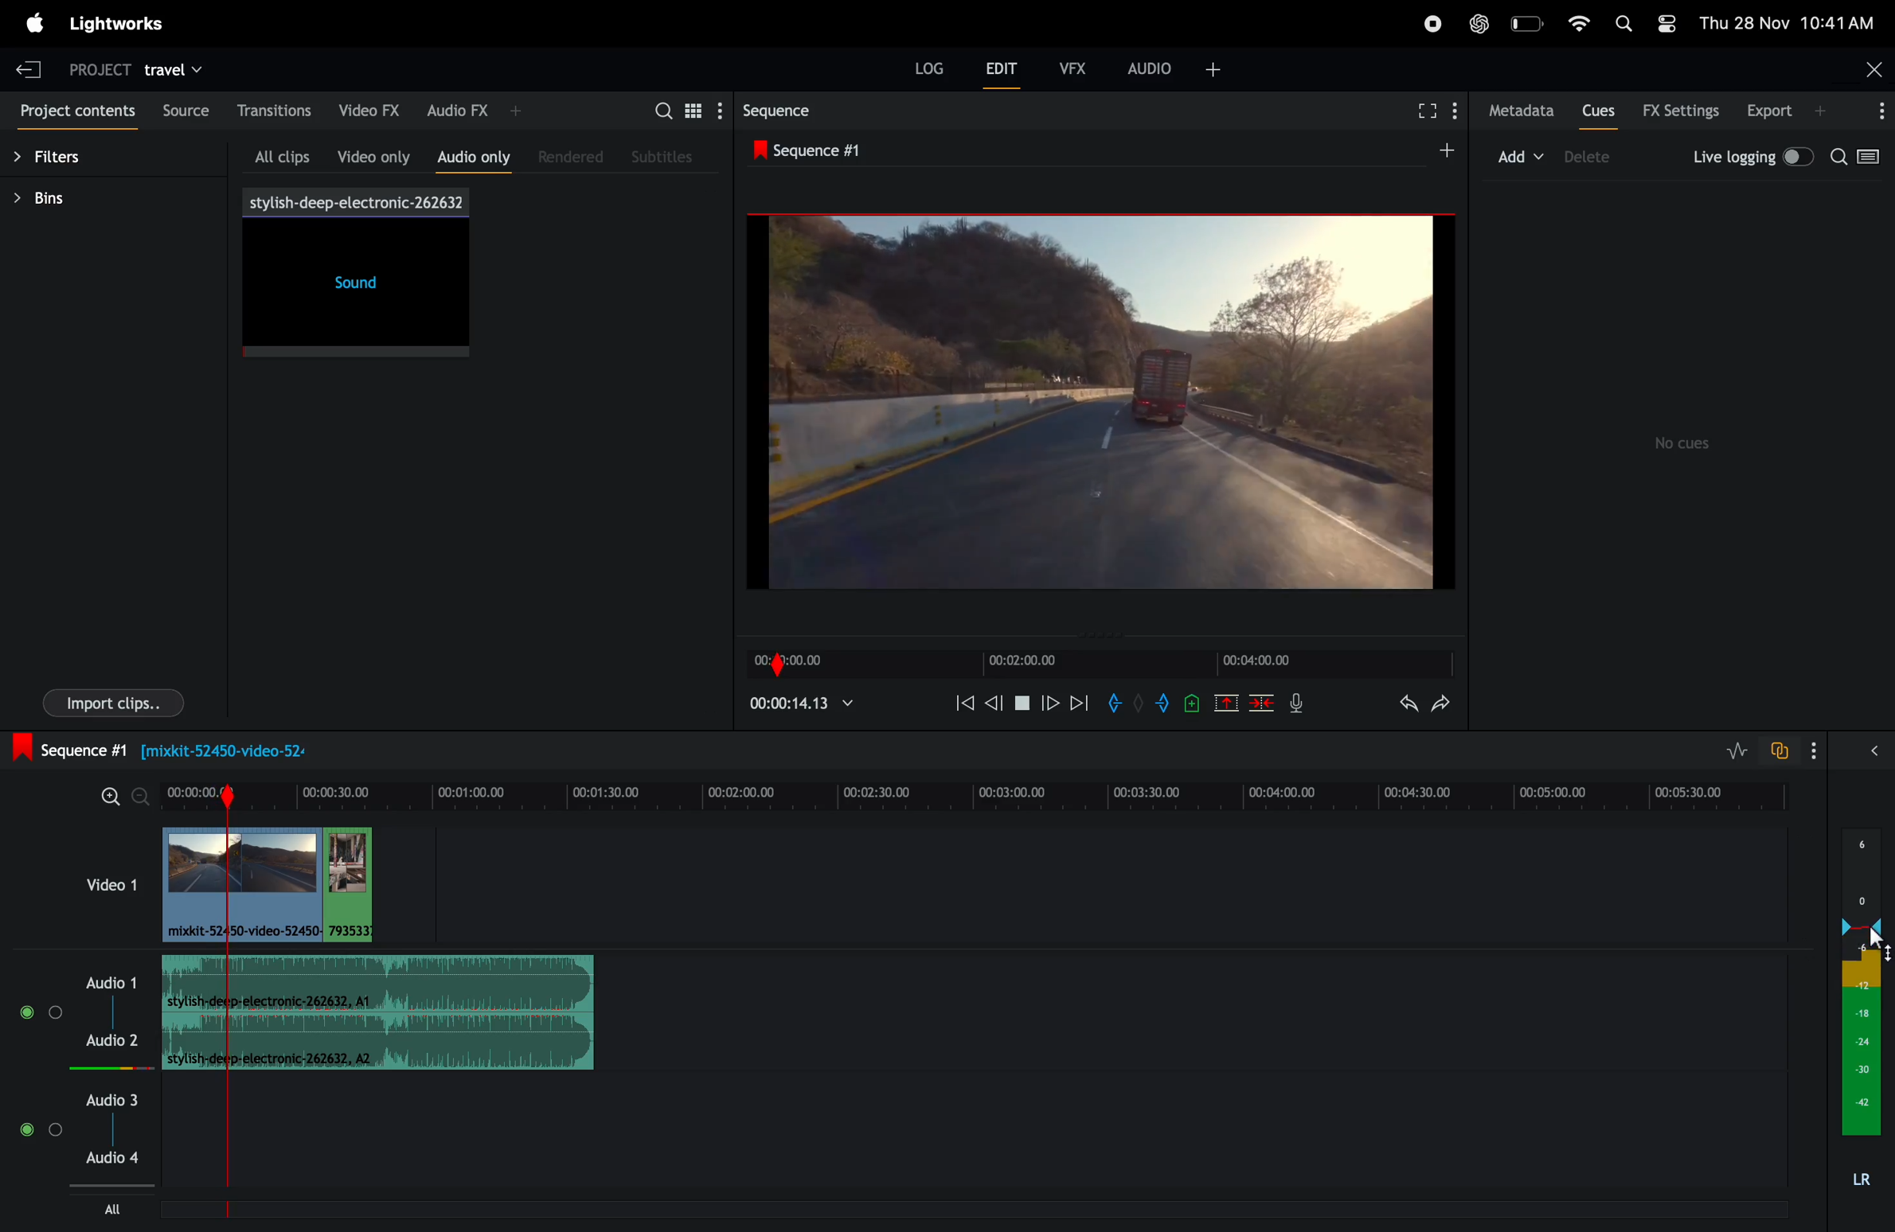 The height and width of the screenshot is (1232, 1895). I want to click on song title, so click(354, 201).